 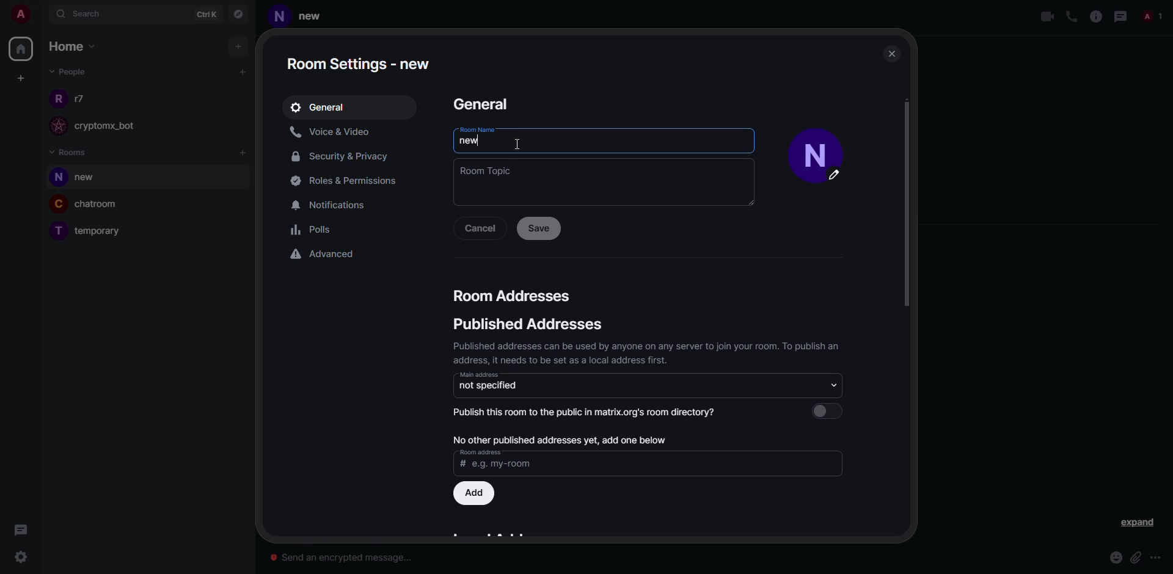 I want to click on account, so click(x=24, y=16).